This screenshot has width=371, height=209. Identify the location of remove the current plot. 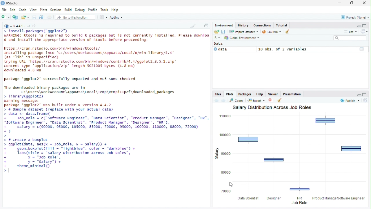
(272, 100).